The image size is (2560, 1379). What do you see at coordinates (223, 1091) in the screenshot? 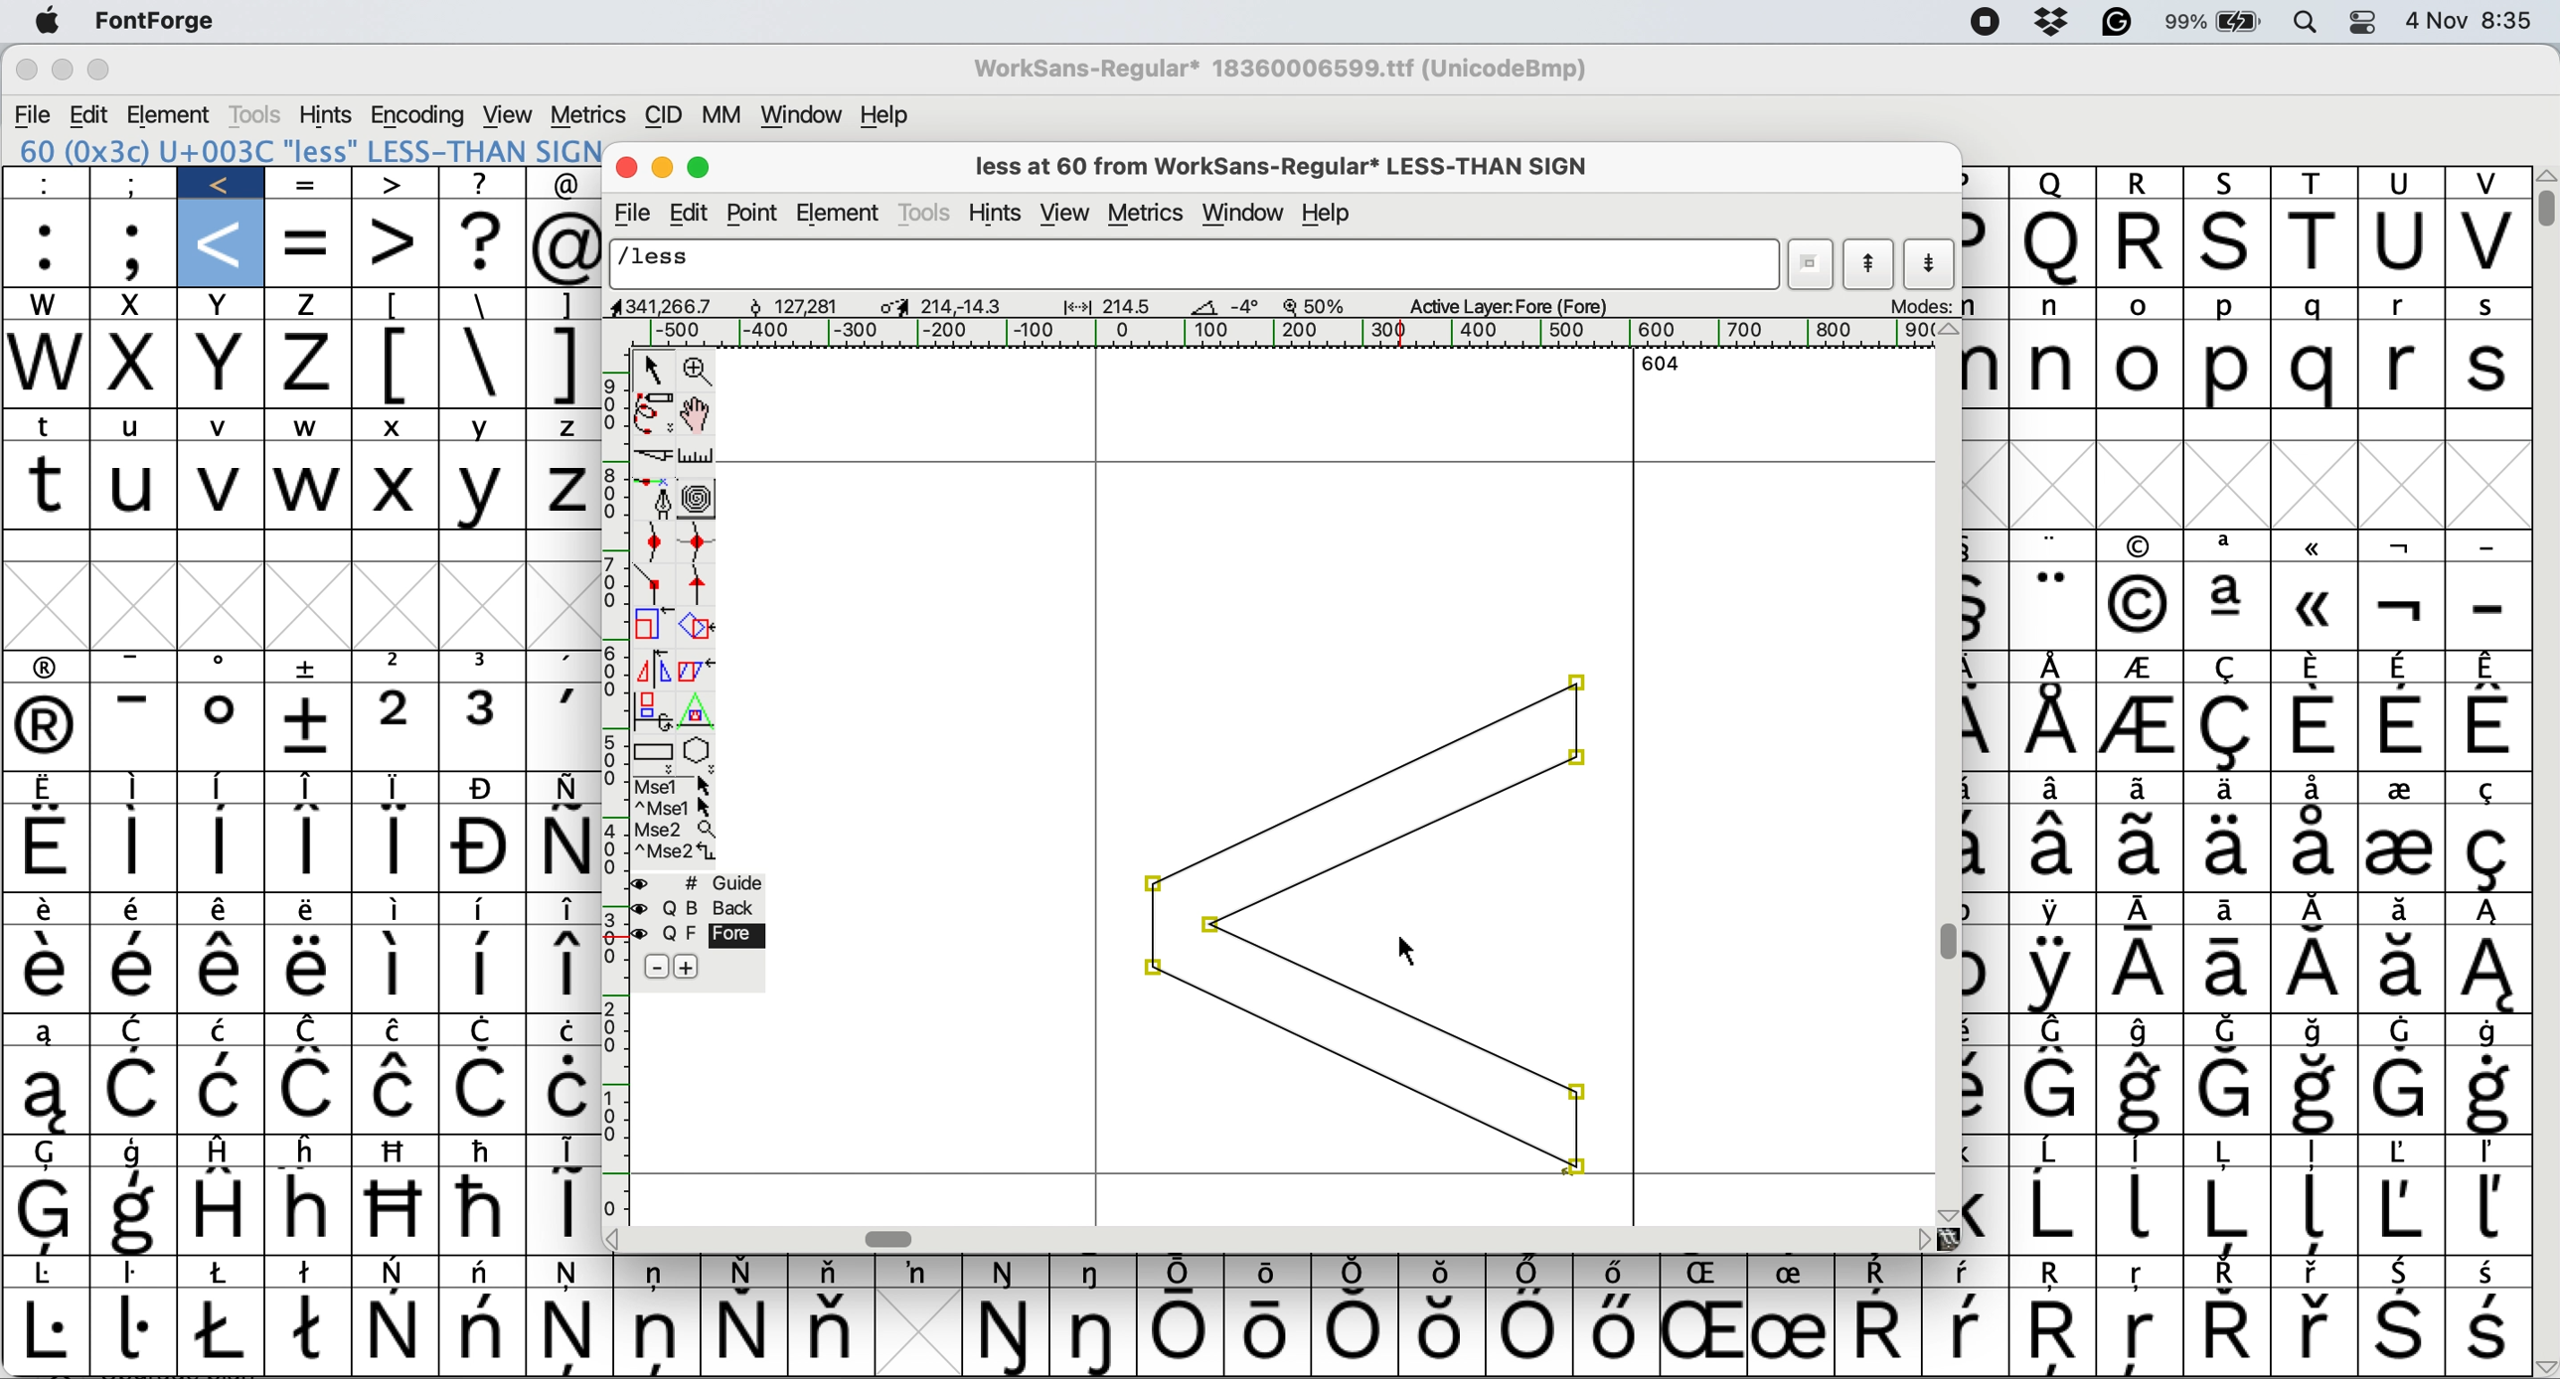
I see `Symbol` at bounding box center [223, 1091].